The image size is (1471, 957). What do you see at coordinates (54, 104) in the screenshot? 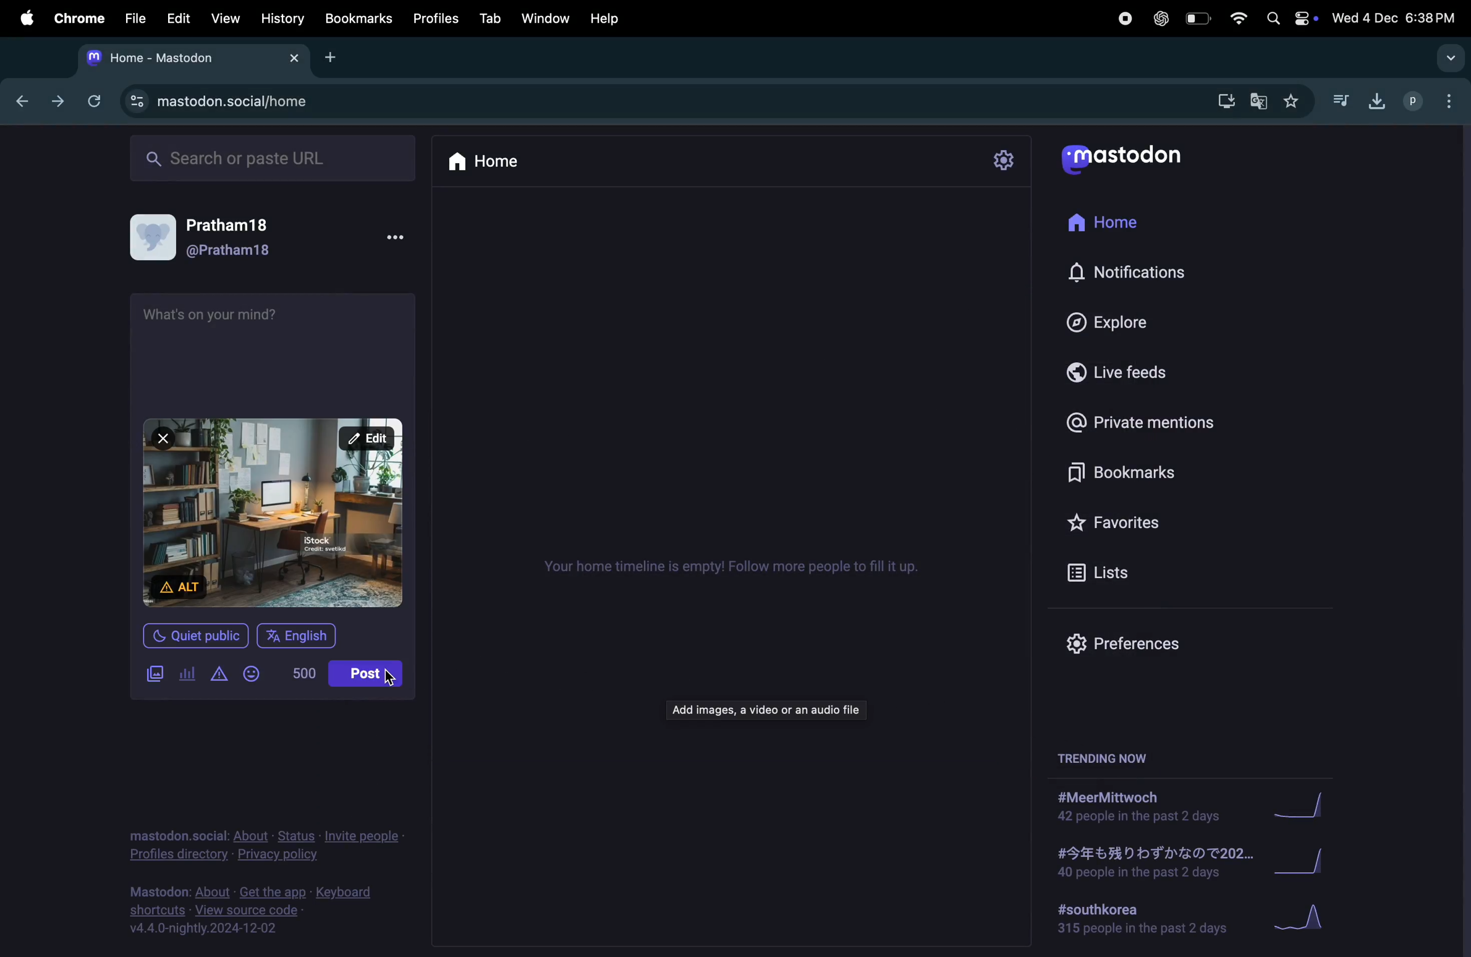
I see `forward` at bounding box center [54, 104].